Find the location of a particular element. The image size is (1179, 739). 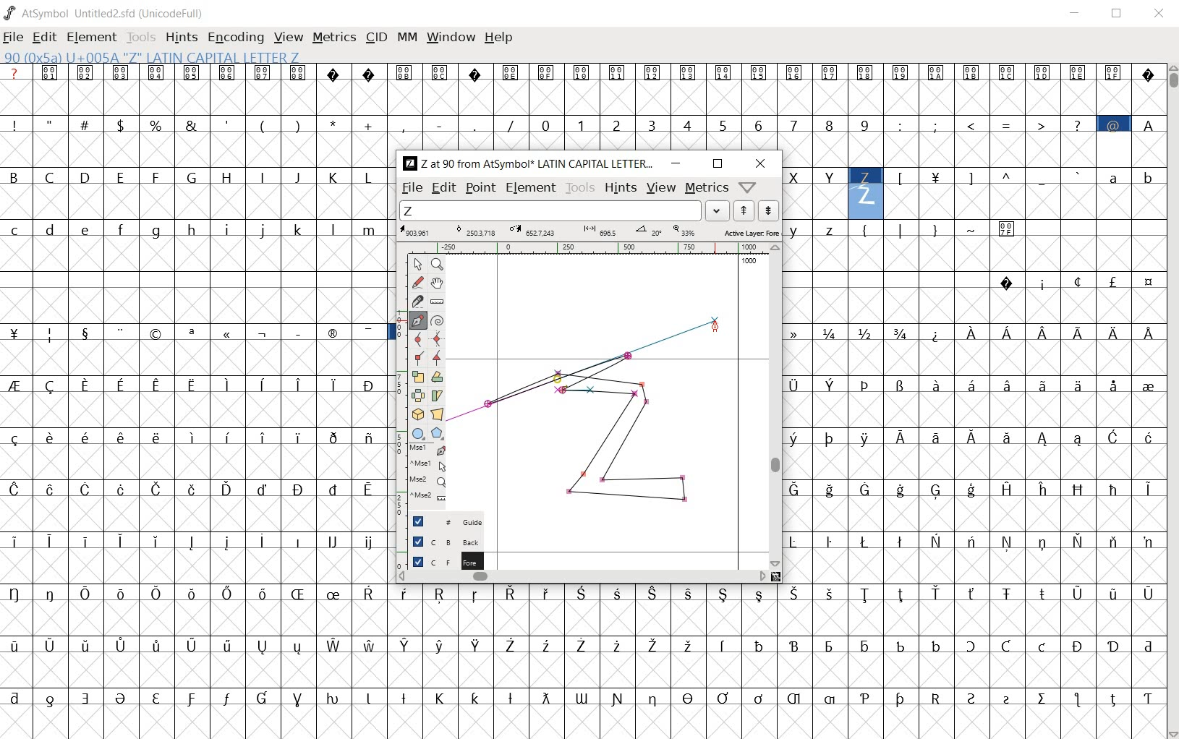

scale the selection is located at coordinates (417, 377).